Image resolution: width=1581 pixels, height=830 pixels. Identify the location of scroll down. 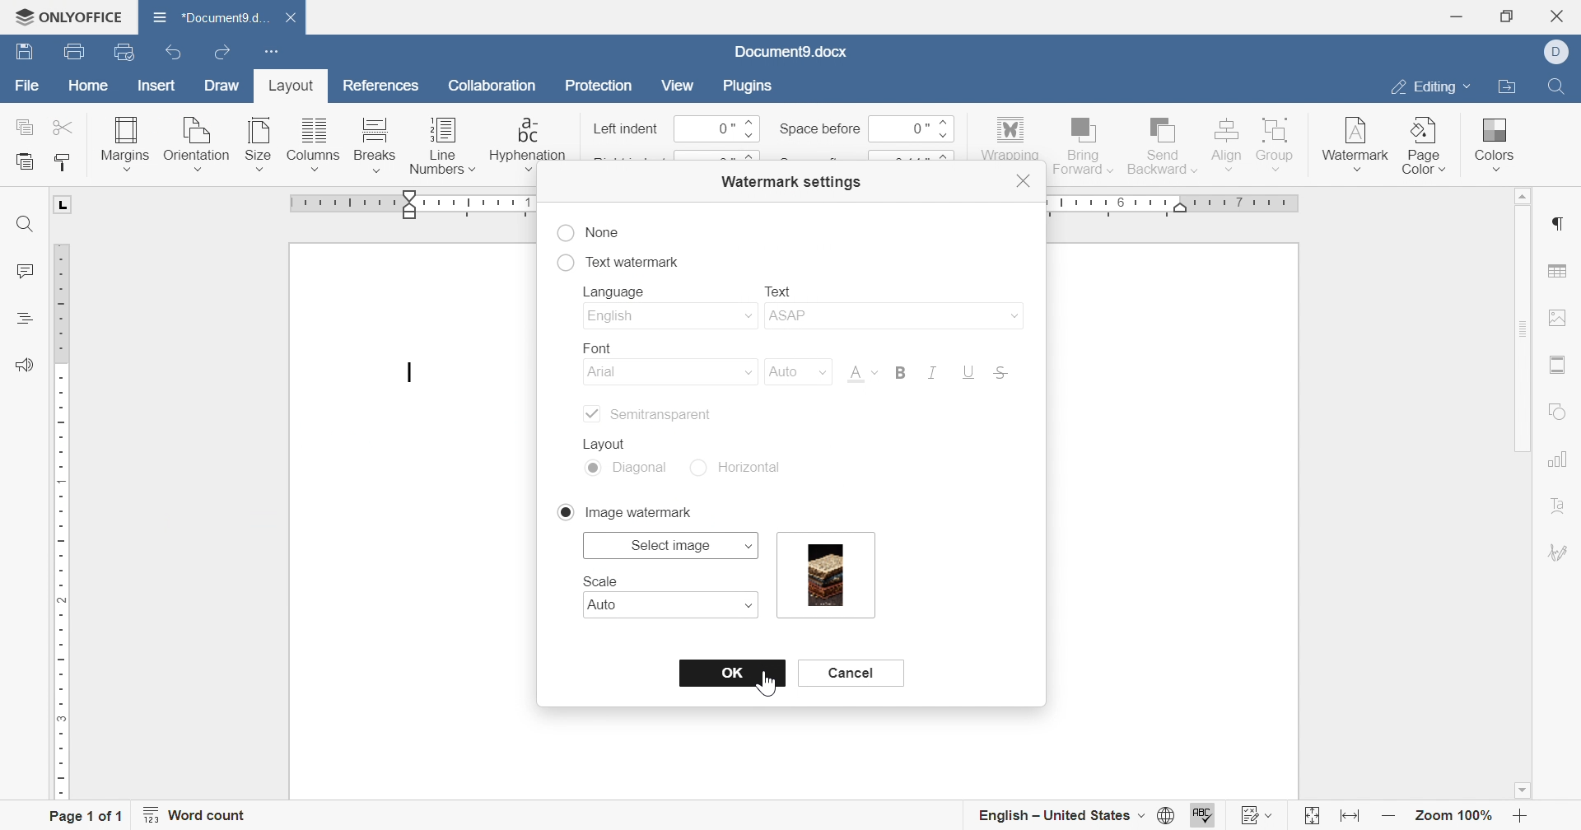
(1522, 790).